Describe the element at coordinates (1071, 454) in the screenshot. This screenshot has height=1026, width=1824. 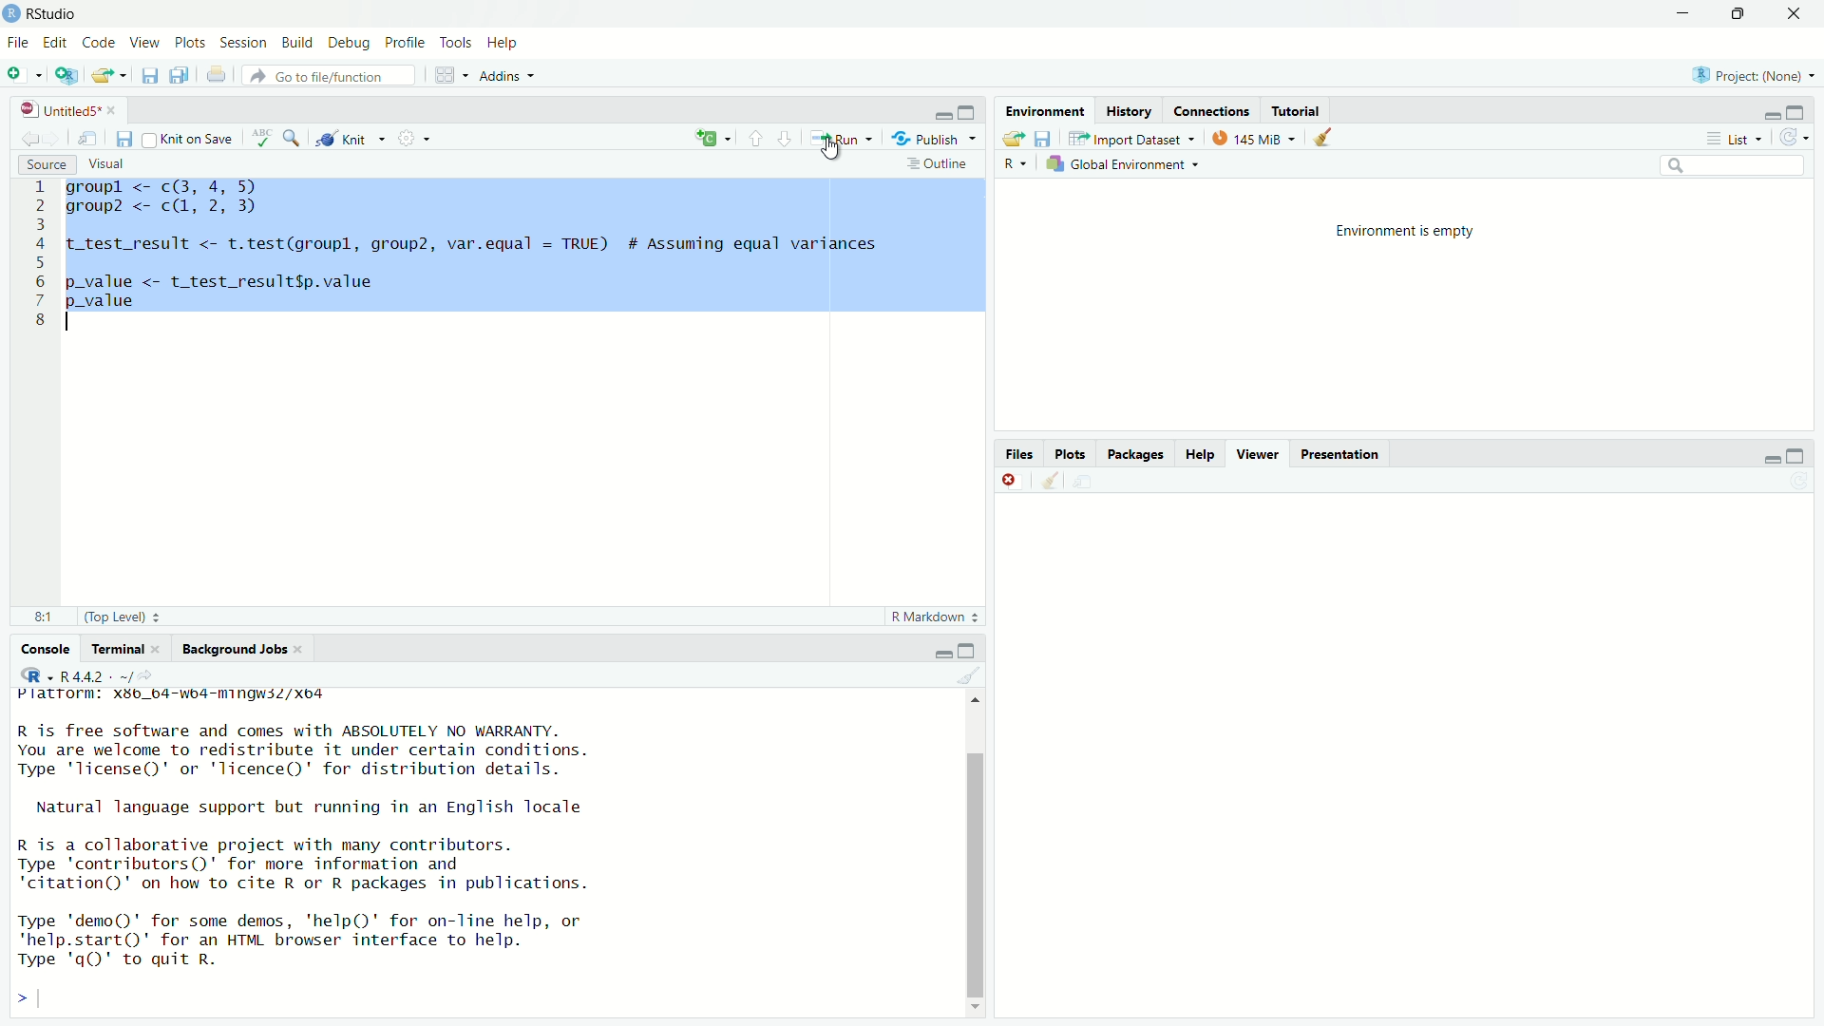
I see `Plots` at that location.